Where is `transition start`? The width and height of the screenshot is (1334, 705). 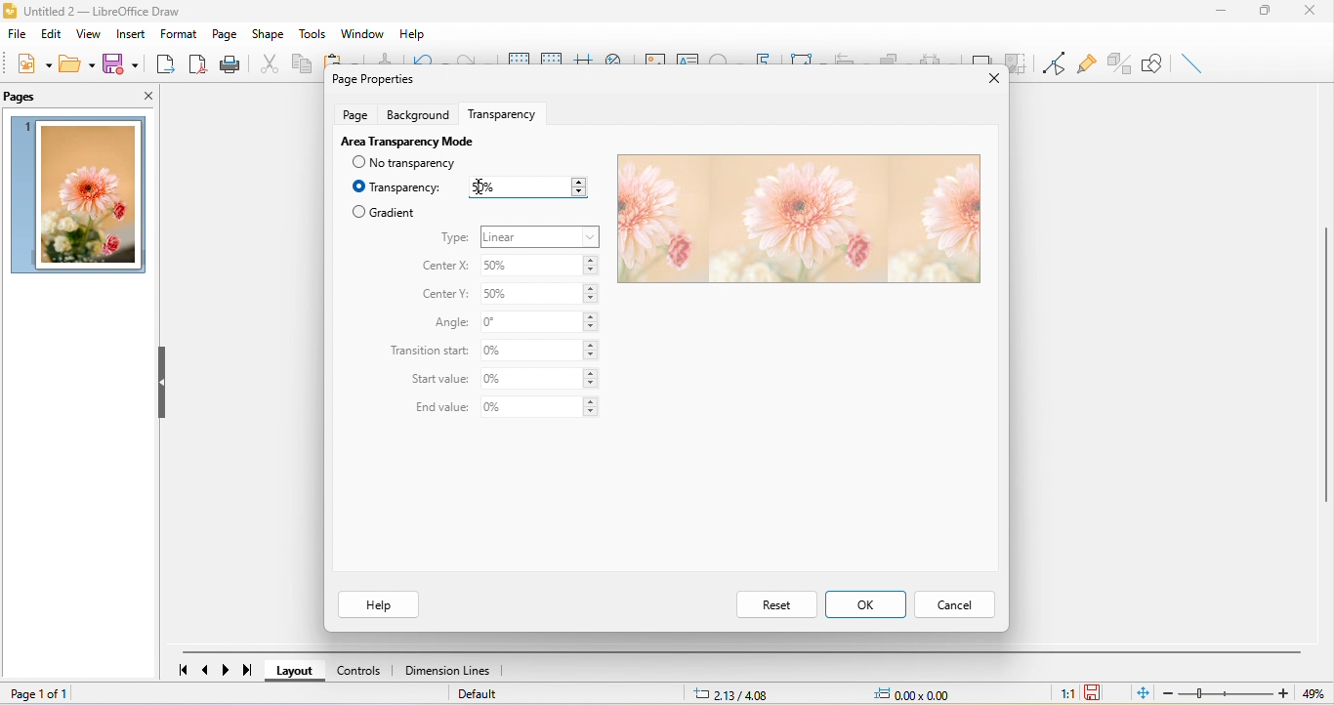
transition start is located at coordinates (430, 352).